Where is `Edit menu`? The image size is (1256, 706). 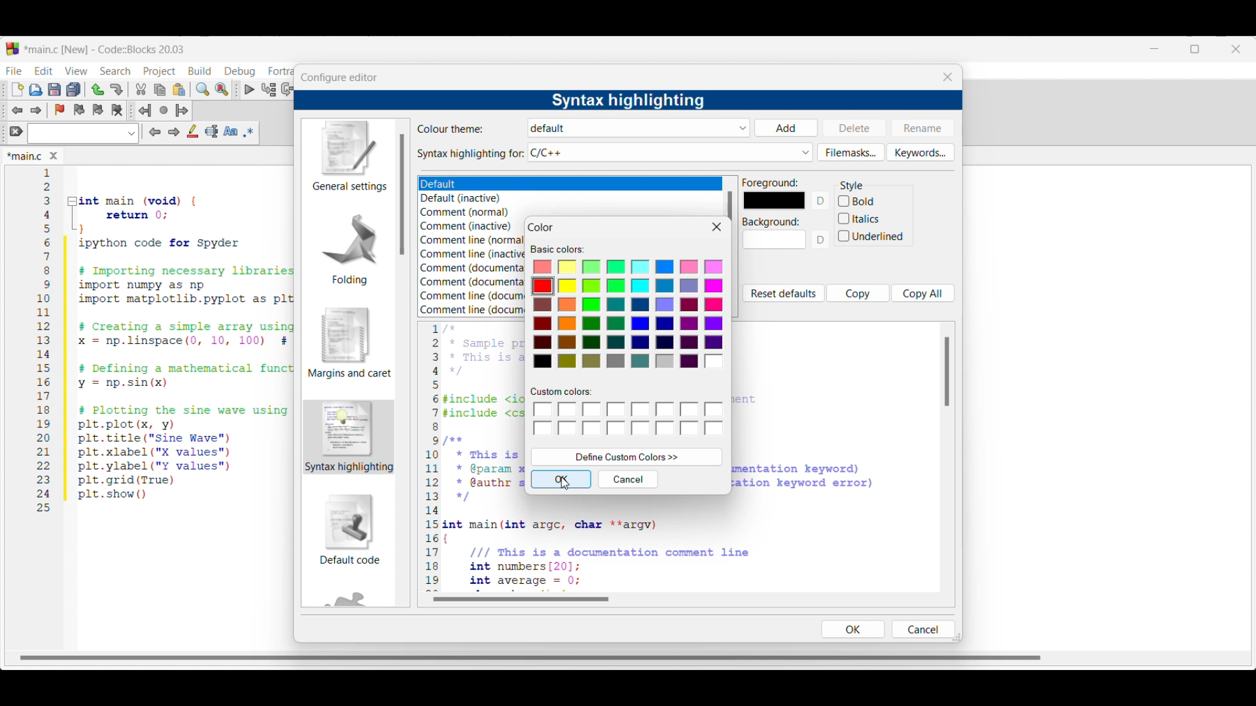
Edit menu is located at coordinates (44, 71).